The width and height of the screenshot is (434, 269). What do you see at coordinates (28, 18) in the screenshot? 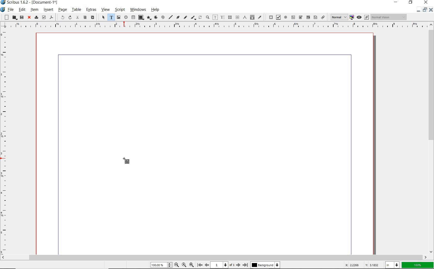
I see `close` at bounding box center [28, 18].